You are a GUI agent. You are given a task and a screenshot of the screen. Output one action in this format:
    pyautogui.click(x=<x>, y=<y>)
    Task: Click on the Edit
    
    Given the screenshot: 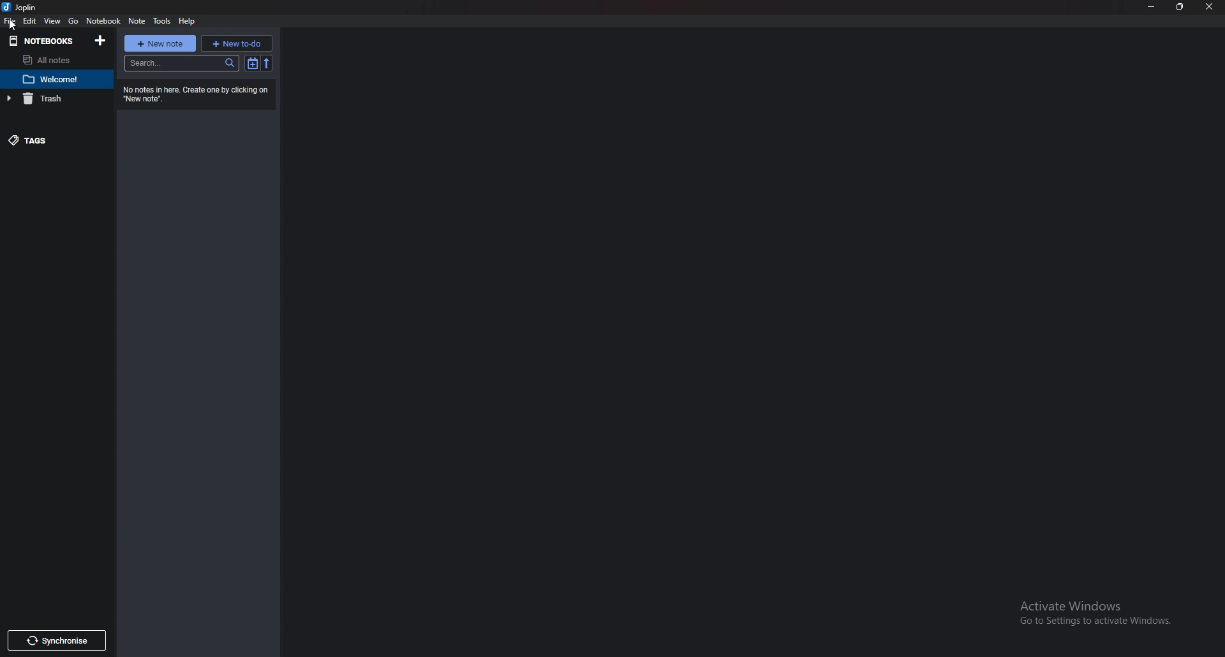 What is the action you would take?
    pyautogui.click(x=30, y=21)
    